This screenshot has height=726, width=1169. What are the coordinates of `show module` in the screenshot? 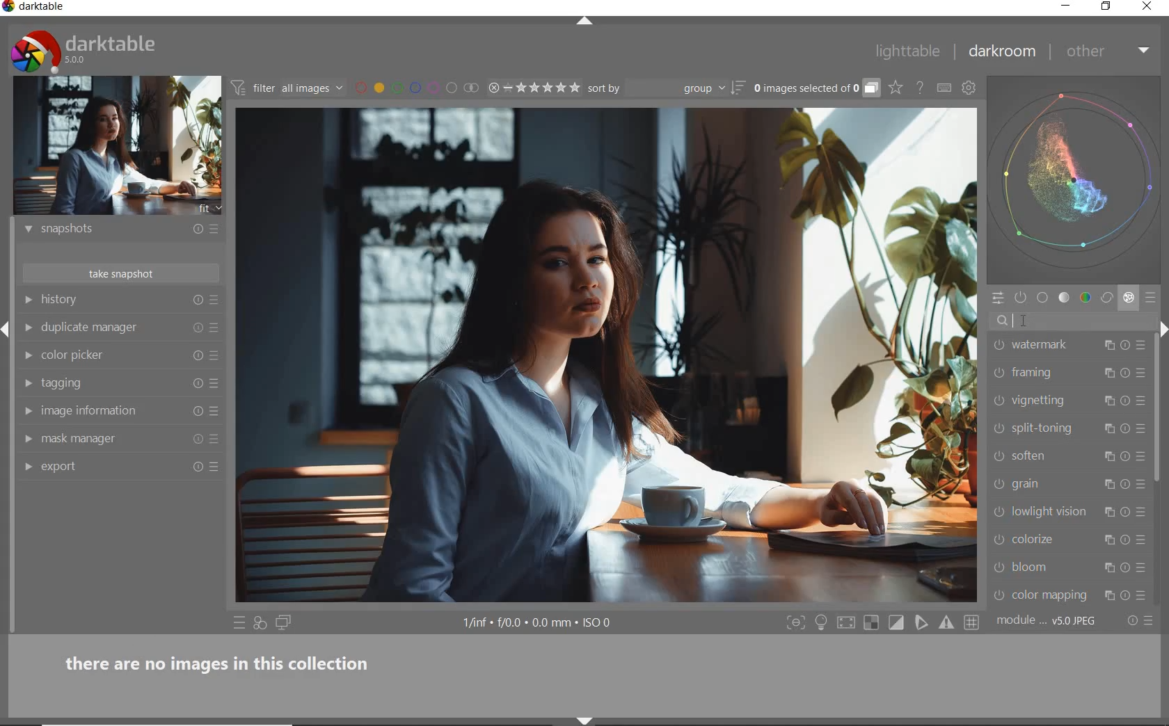 It's located at (26, 229).